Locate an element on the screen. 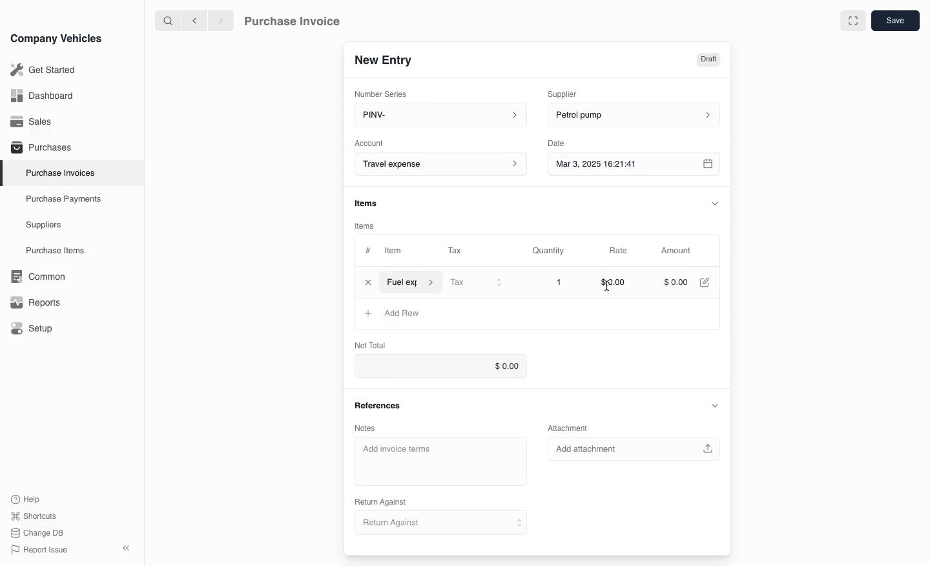 The height and width of the screenshot is (566, 930). Amount is located at coordinates (679, 251).